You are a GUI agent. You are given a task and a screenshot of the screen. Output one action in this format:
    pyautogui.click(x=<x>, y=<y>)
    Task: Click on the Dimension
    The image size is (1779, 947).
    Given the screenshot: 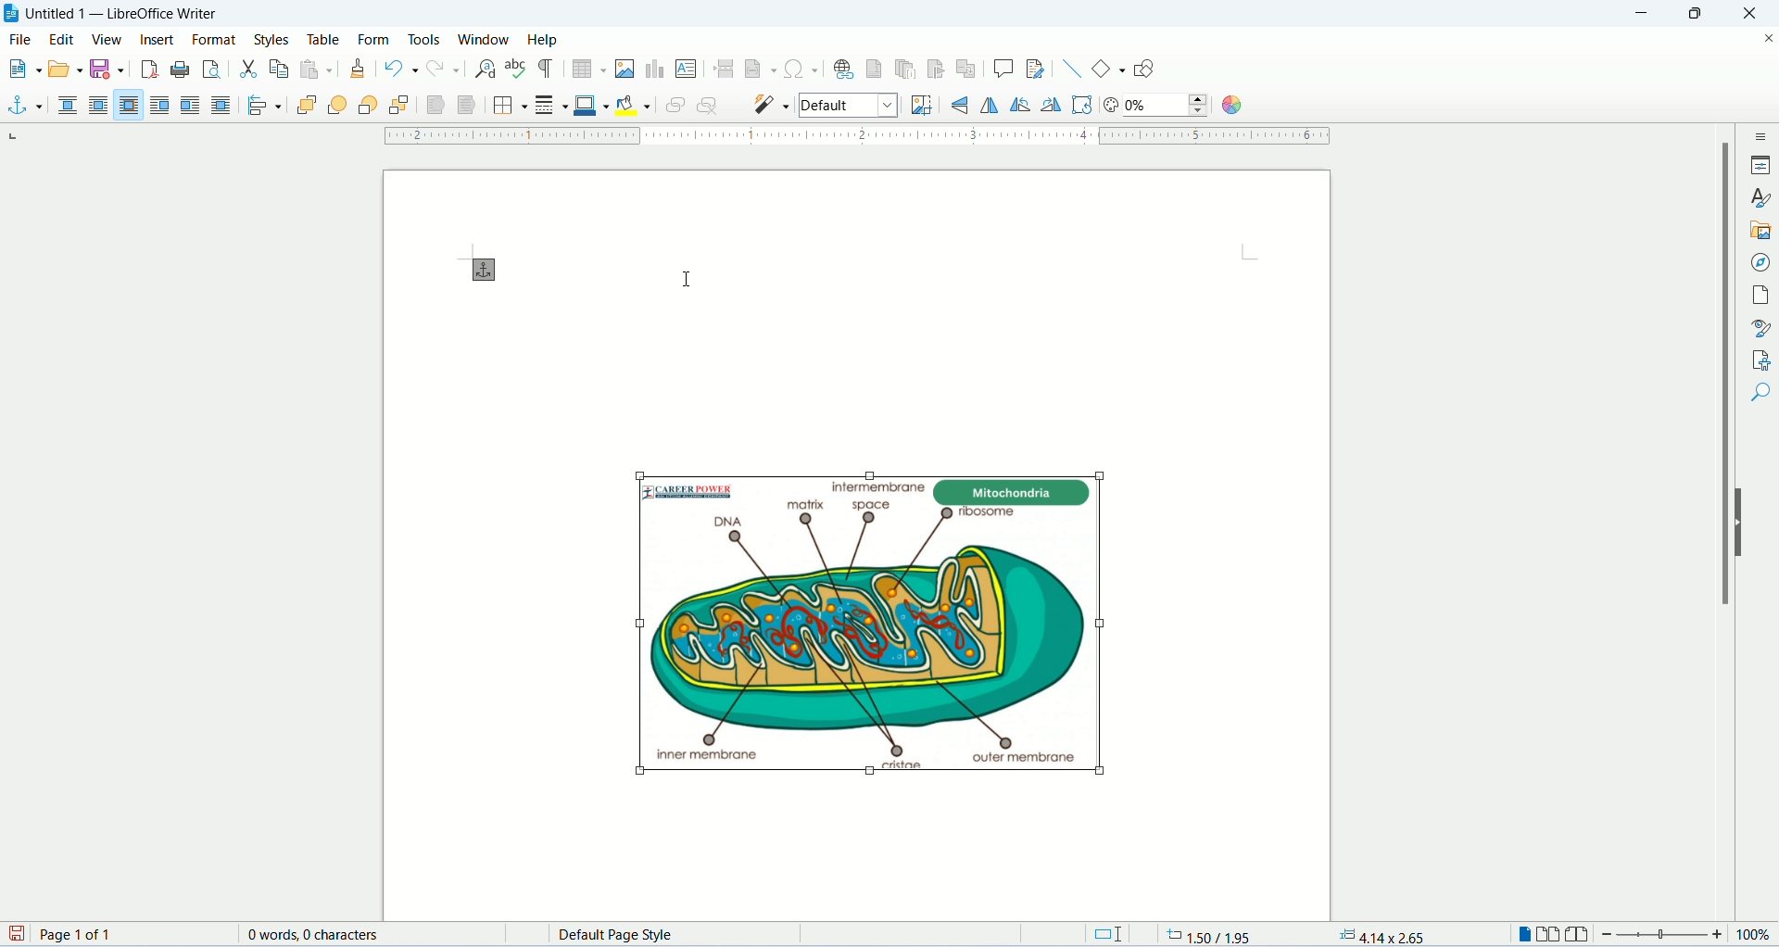 What is the action you would take?
    pyautogui.click(x=1106, y=934)
    